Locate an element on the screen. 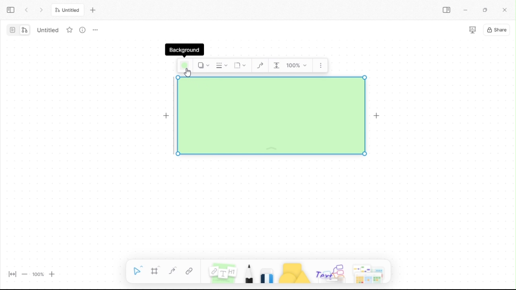 This screenshot has width=516, height=290. more shapes is located at coordinates (370, 271).